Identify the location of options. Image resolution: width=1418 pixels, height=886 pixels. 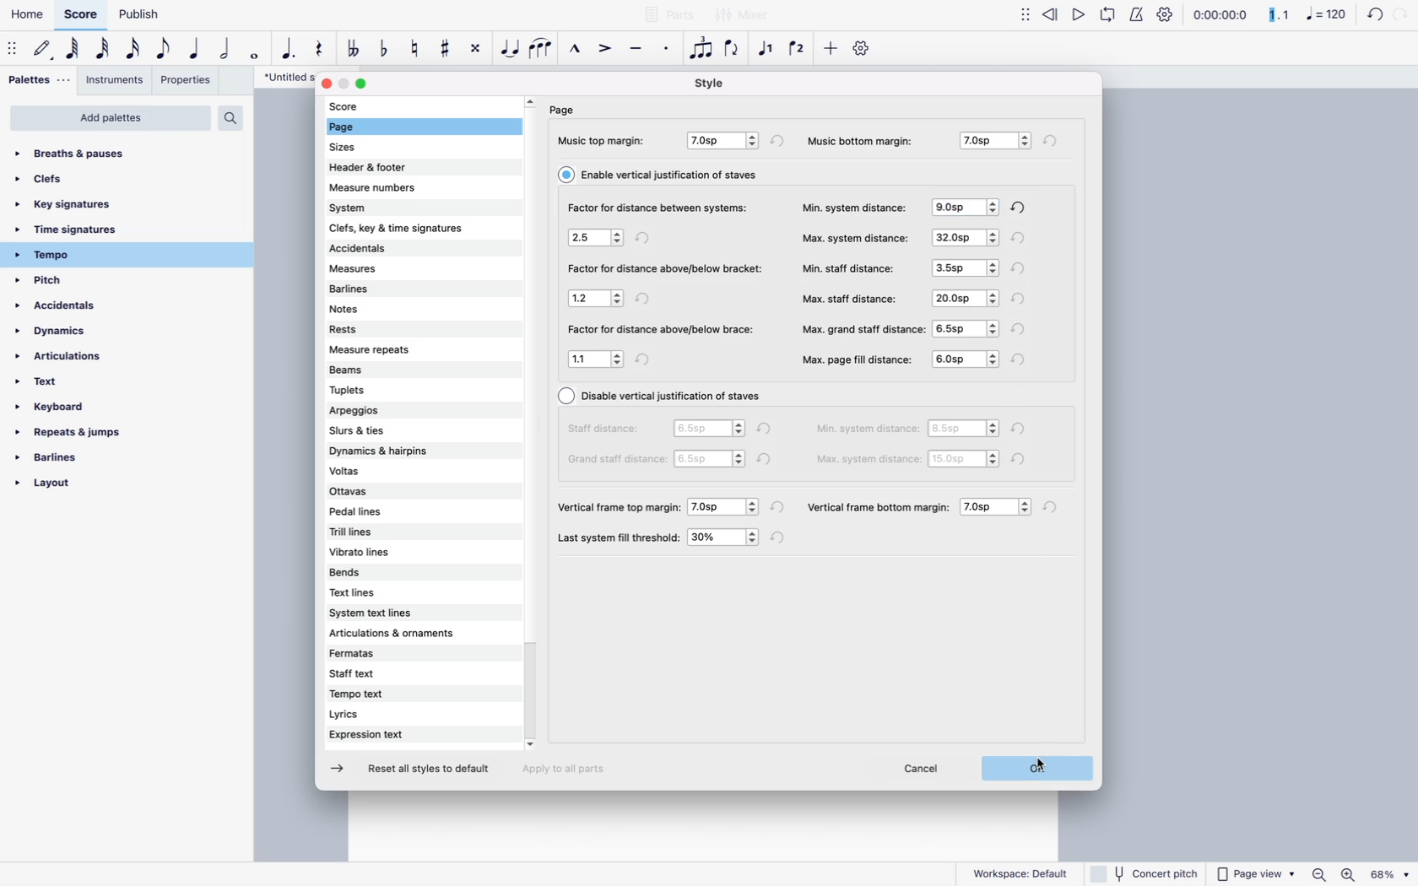
(725, 142).